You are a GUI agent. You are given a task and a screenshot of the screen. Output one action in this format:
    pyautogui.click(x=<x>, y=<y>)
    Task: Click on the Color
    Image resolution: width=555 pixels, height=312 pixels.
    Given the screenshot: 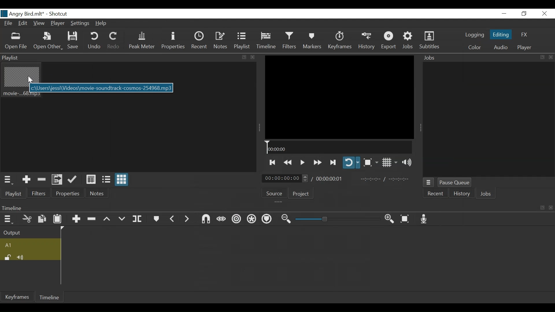 What is the action you would take?
    pyautogui.click(x=474, y=48)
    